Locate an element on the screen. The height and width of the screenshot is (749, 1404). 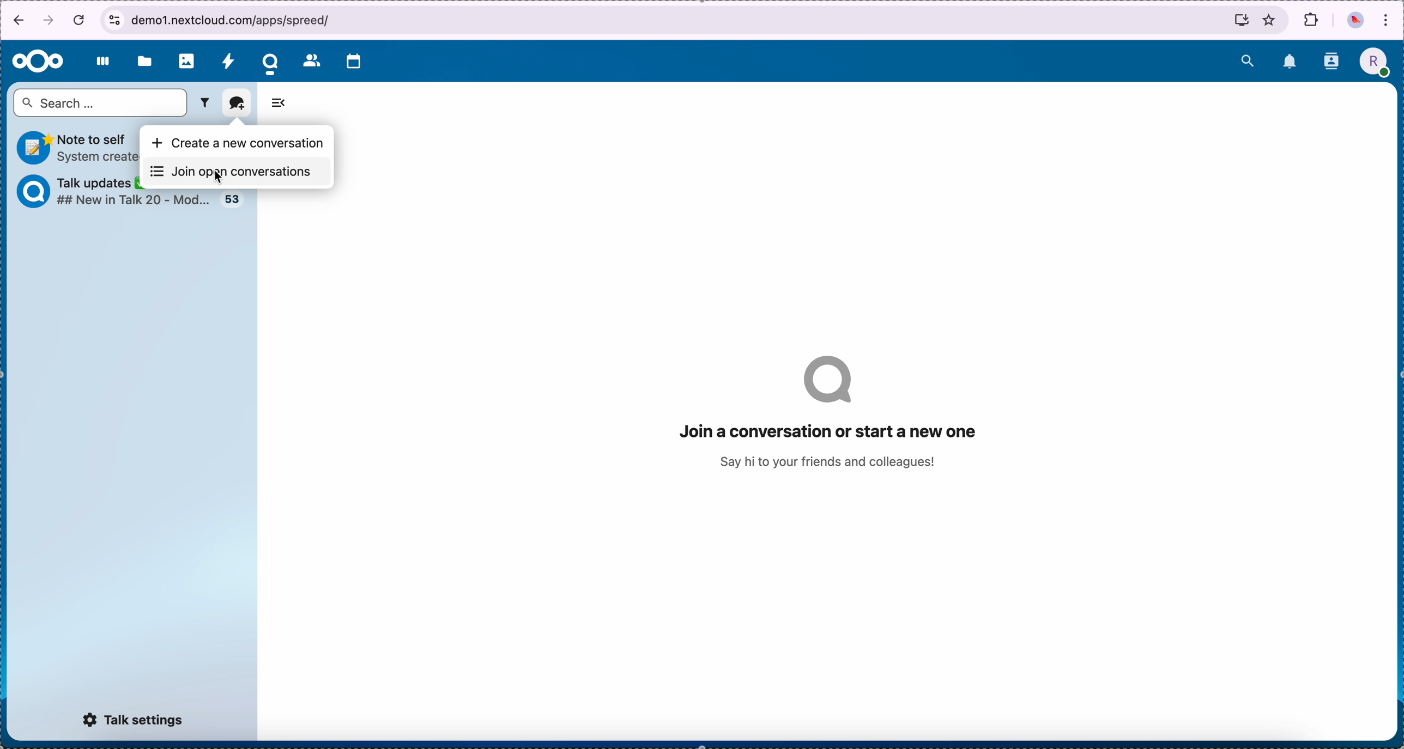
activity is located at coordinates (229, 59).